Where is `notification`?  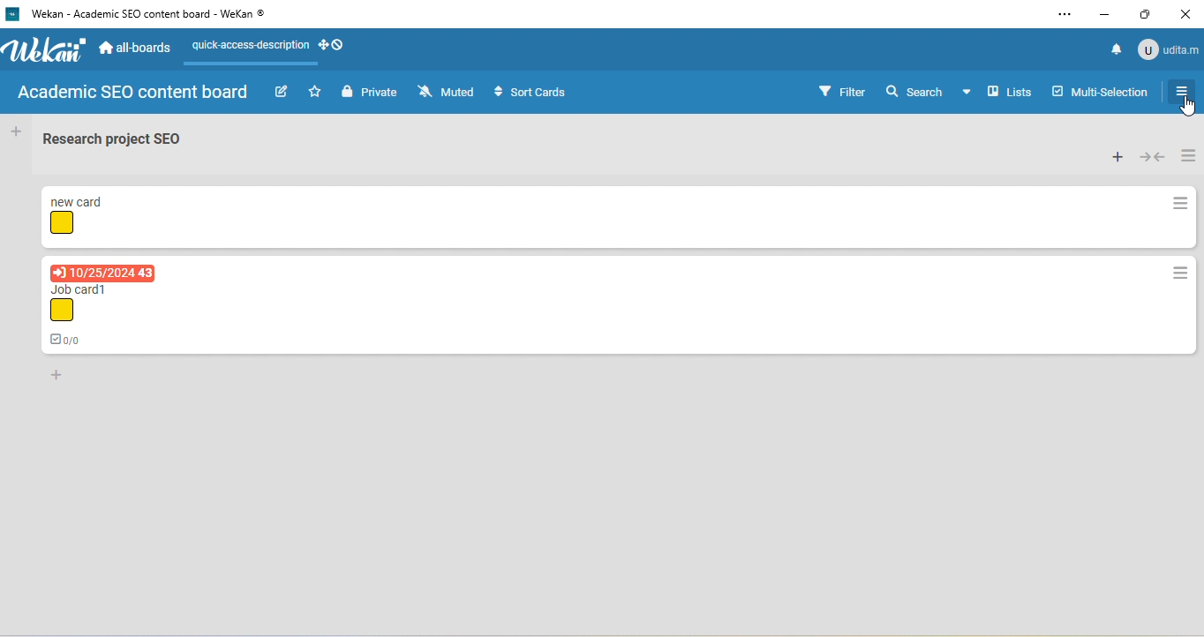
notification is located at coordinates (1112, 53).